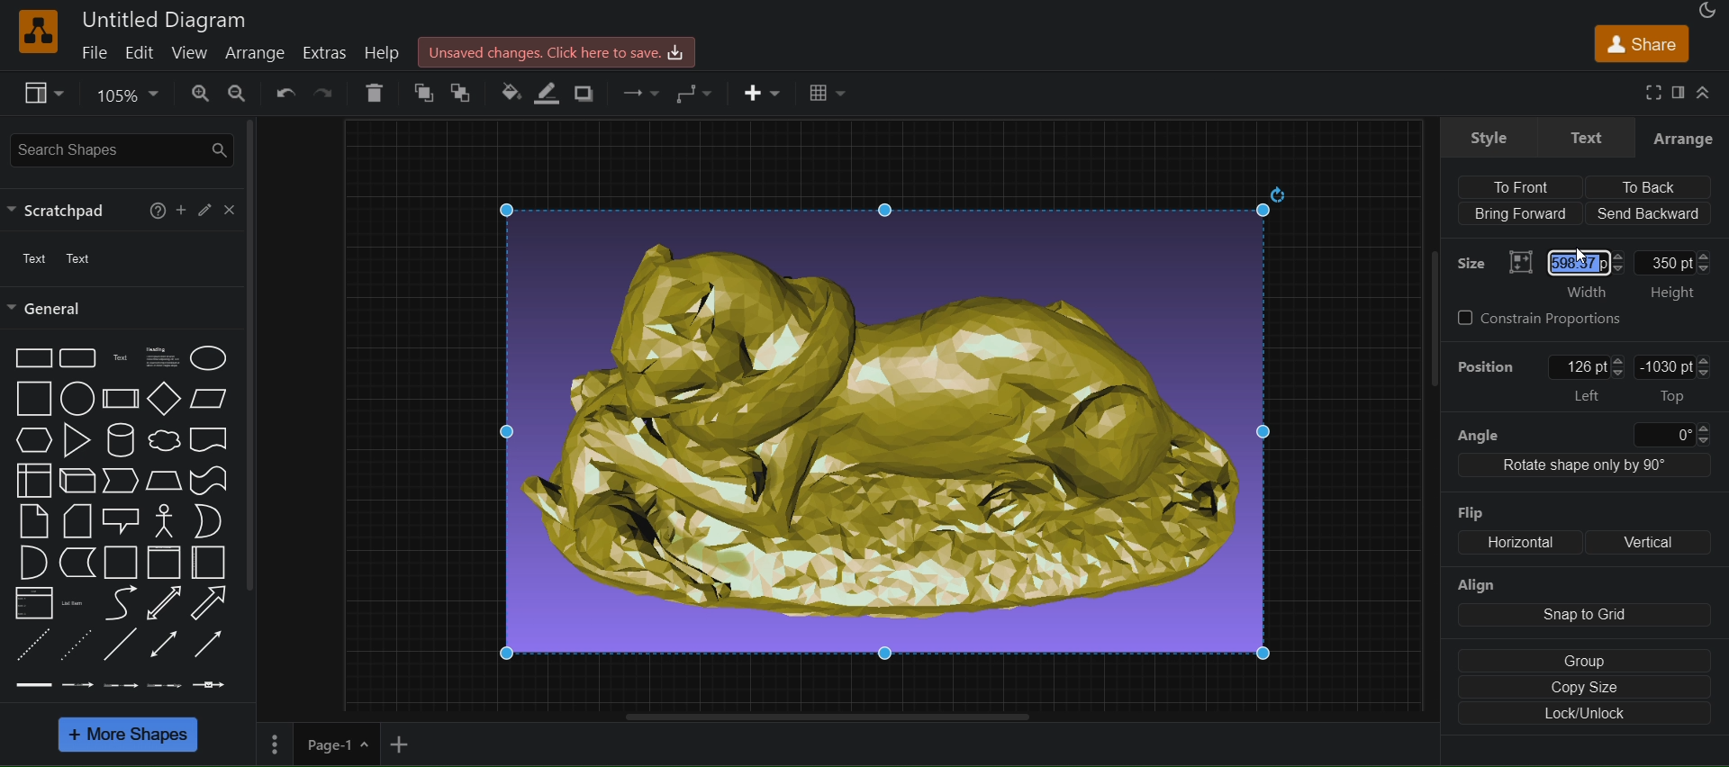 Image resolution: width=1729 pixels, height=767 pixels. Describe the element at coordinates (1676, 294) in the screenshot. I see `Height` at that location.